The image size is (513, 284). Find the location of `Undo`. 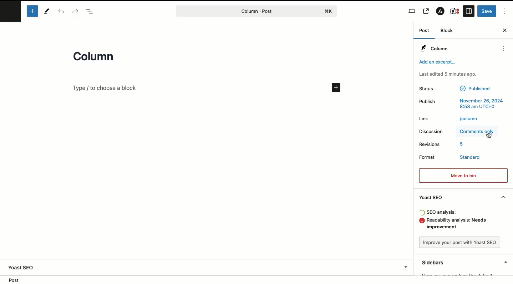

Undo is located at coordinates (61, 12).